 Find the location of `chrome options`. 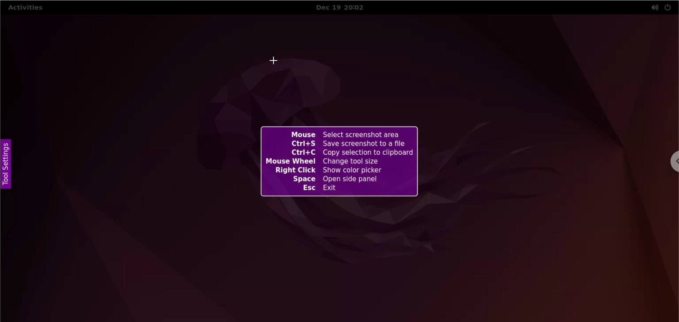

chrome options is located at coordinates (672, 163).